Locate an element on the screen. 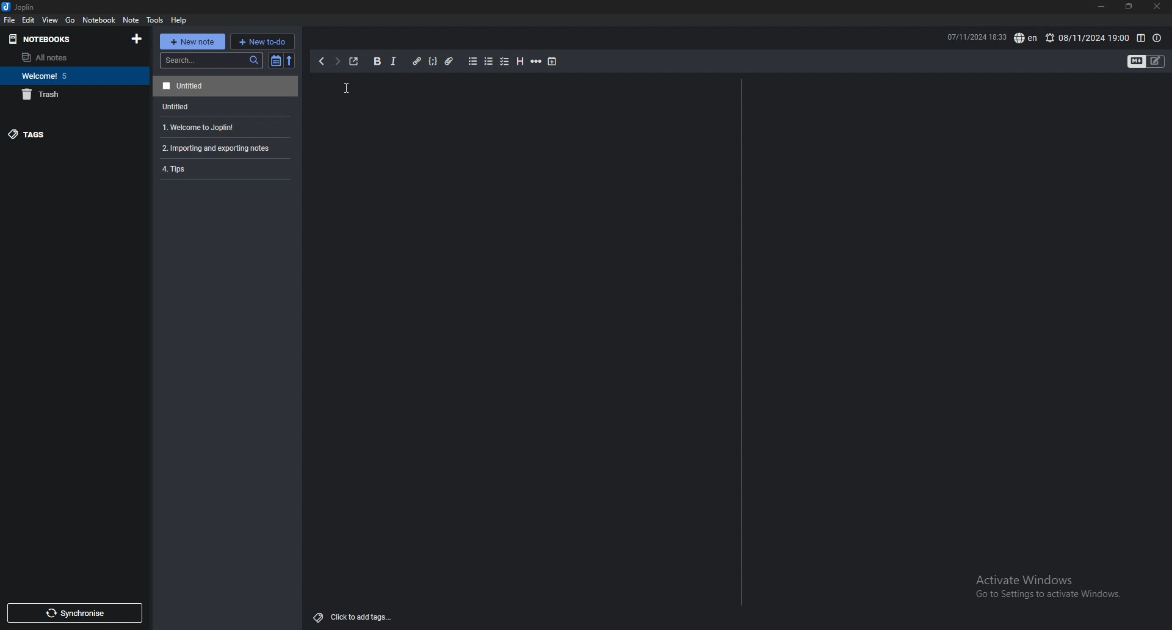 Image resolution: width=1172 pixels, height=630 pixels. reverse sort order is located at coordinates (292, 60).